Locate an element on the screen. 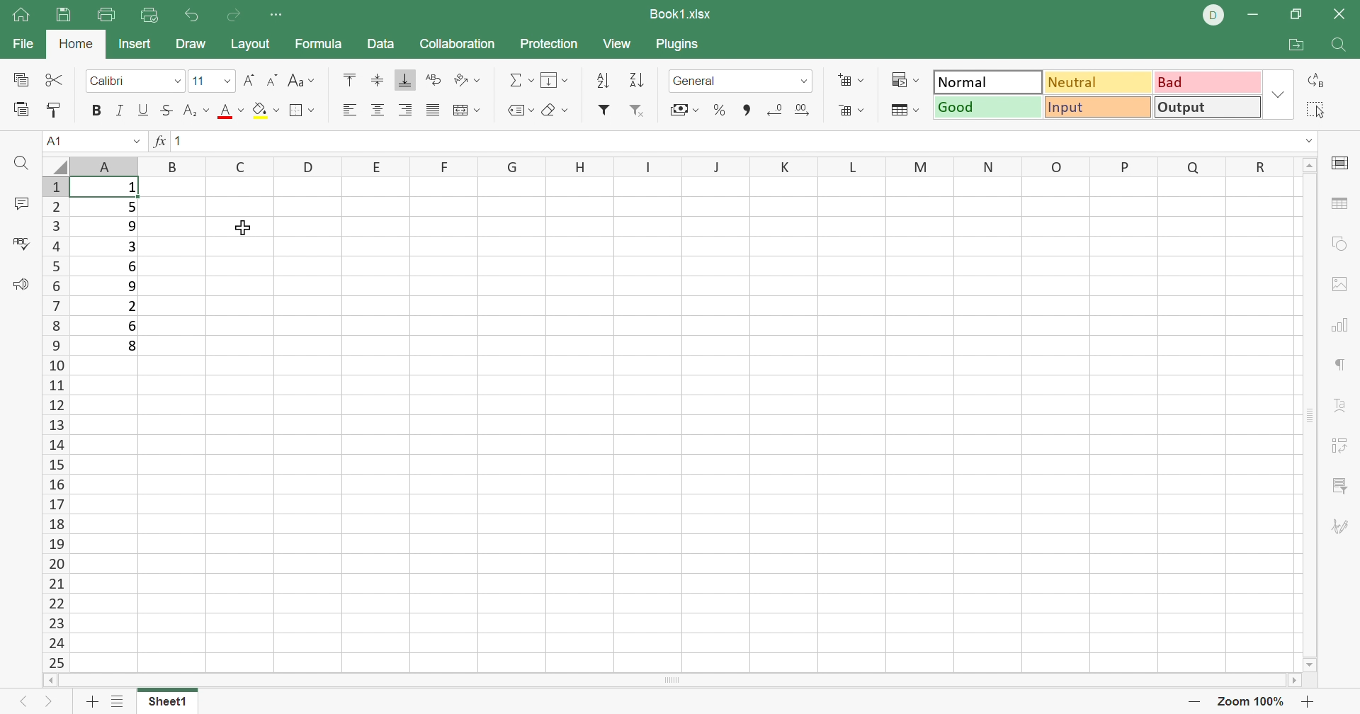 The height and width of the screenshot is (714, 1360). Fil color is located at coordinates (264, 110).